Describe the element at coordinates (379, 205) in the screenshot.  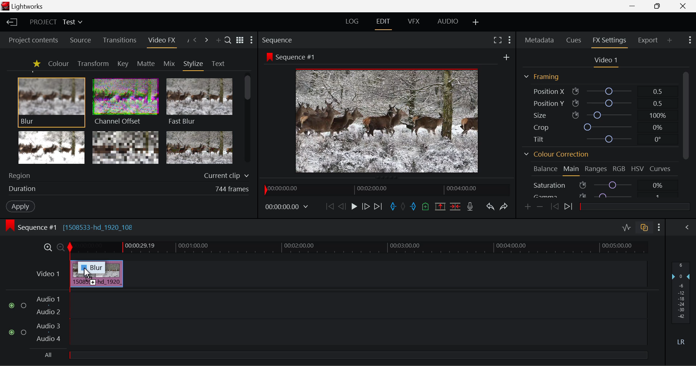
I see `To End` at that location.